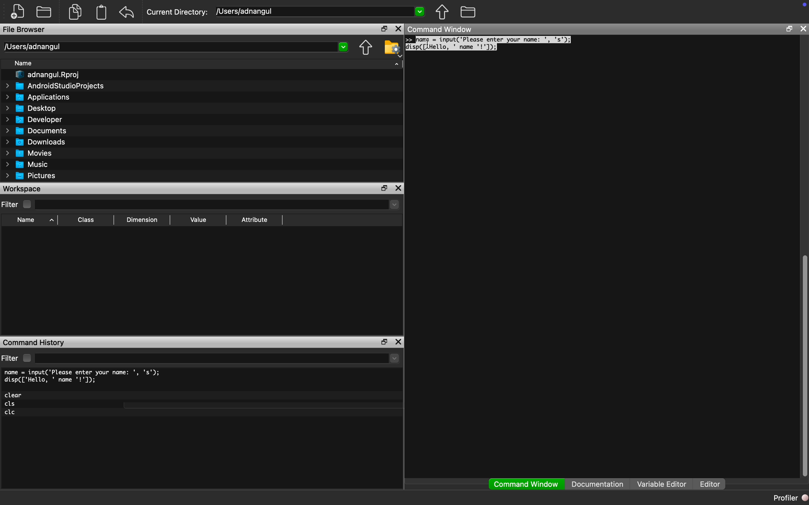 This screenshot has width=809, height=505. I want to click on close, so click(398, 188).